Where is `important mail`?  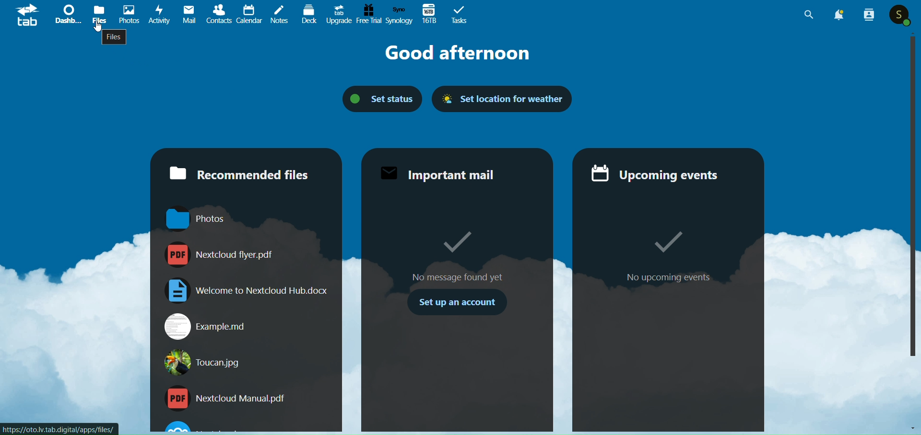
important mail is located at coordinates (452, 173).